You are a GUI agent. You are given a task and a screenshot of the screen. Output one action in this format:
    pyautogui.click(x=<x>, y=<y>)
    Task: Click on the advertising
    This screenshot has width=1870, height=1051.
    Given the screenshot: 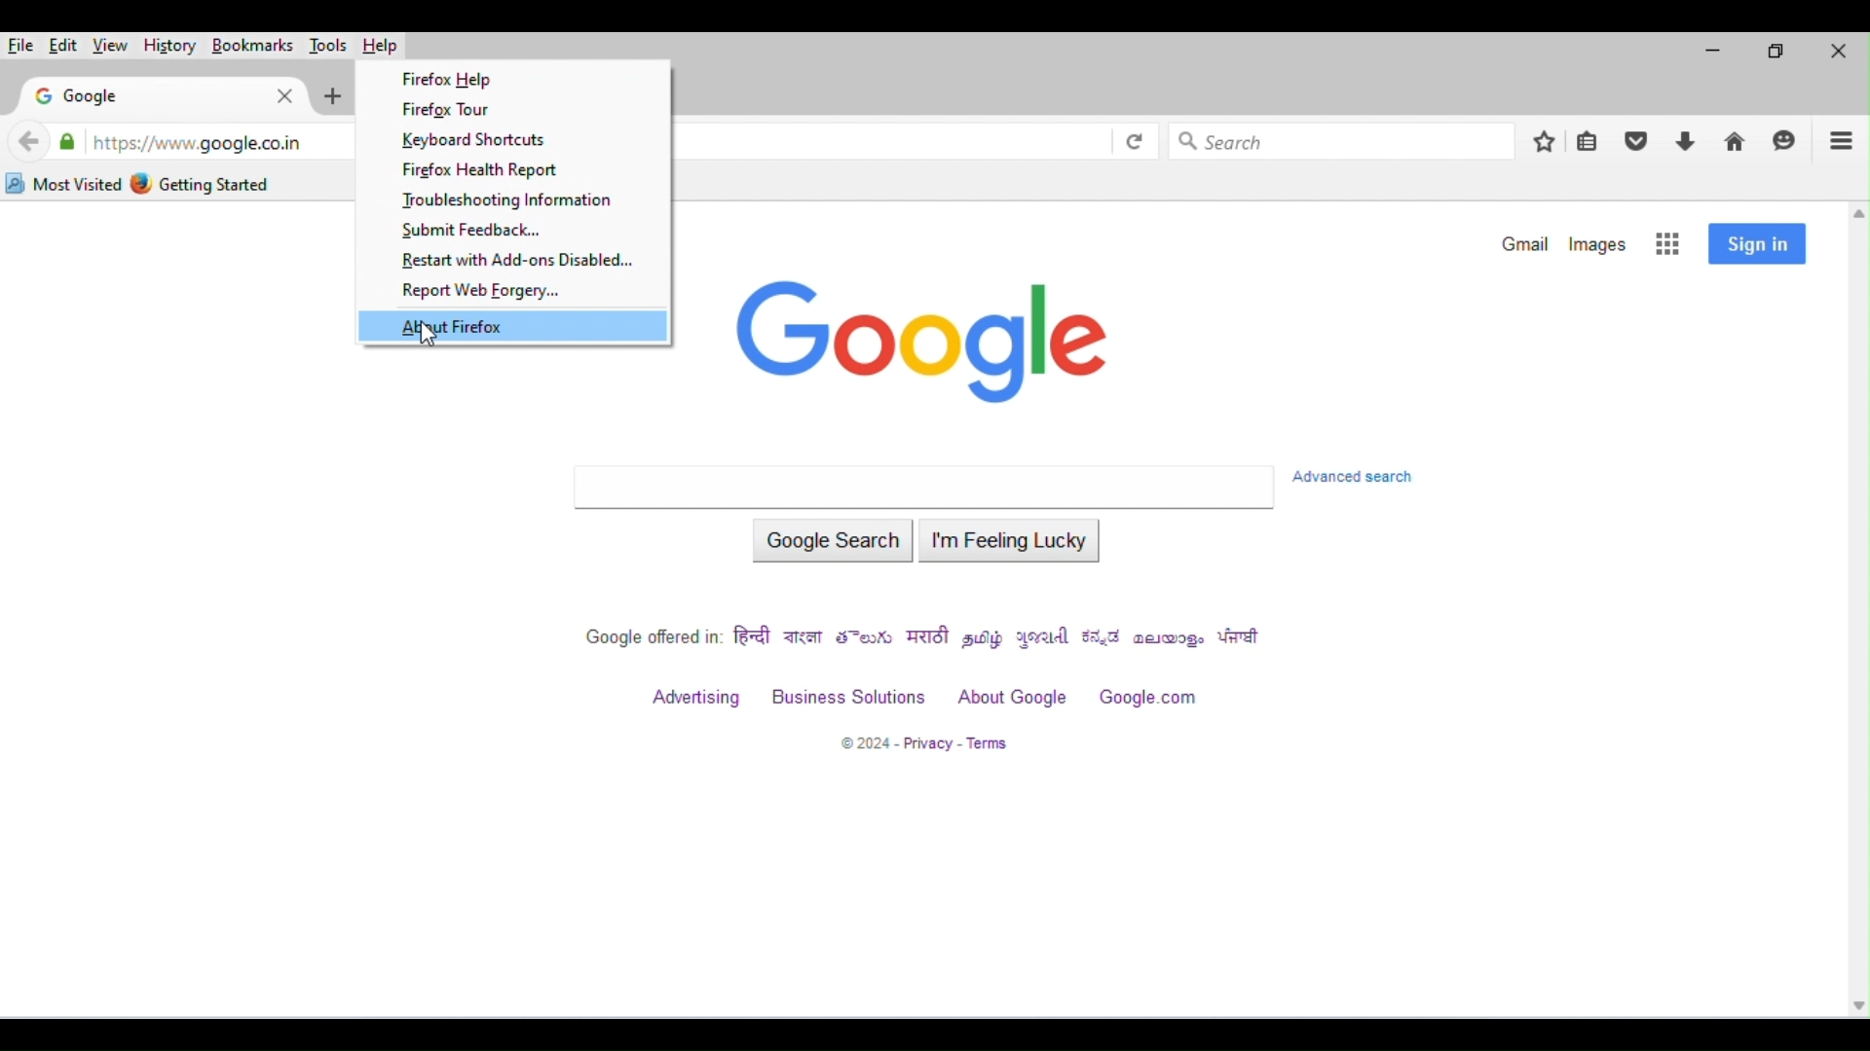 What is the action you would take?
    pyautogui.click(x=698, y=700)
    